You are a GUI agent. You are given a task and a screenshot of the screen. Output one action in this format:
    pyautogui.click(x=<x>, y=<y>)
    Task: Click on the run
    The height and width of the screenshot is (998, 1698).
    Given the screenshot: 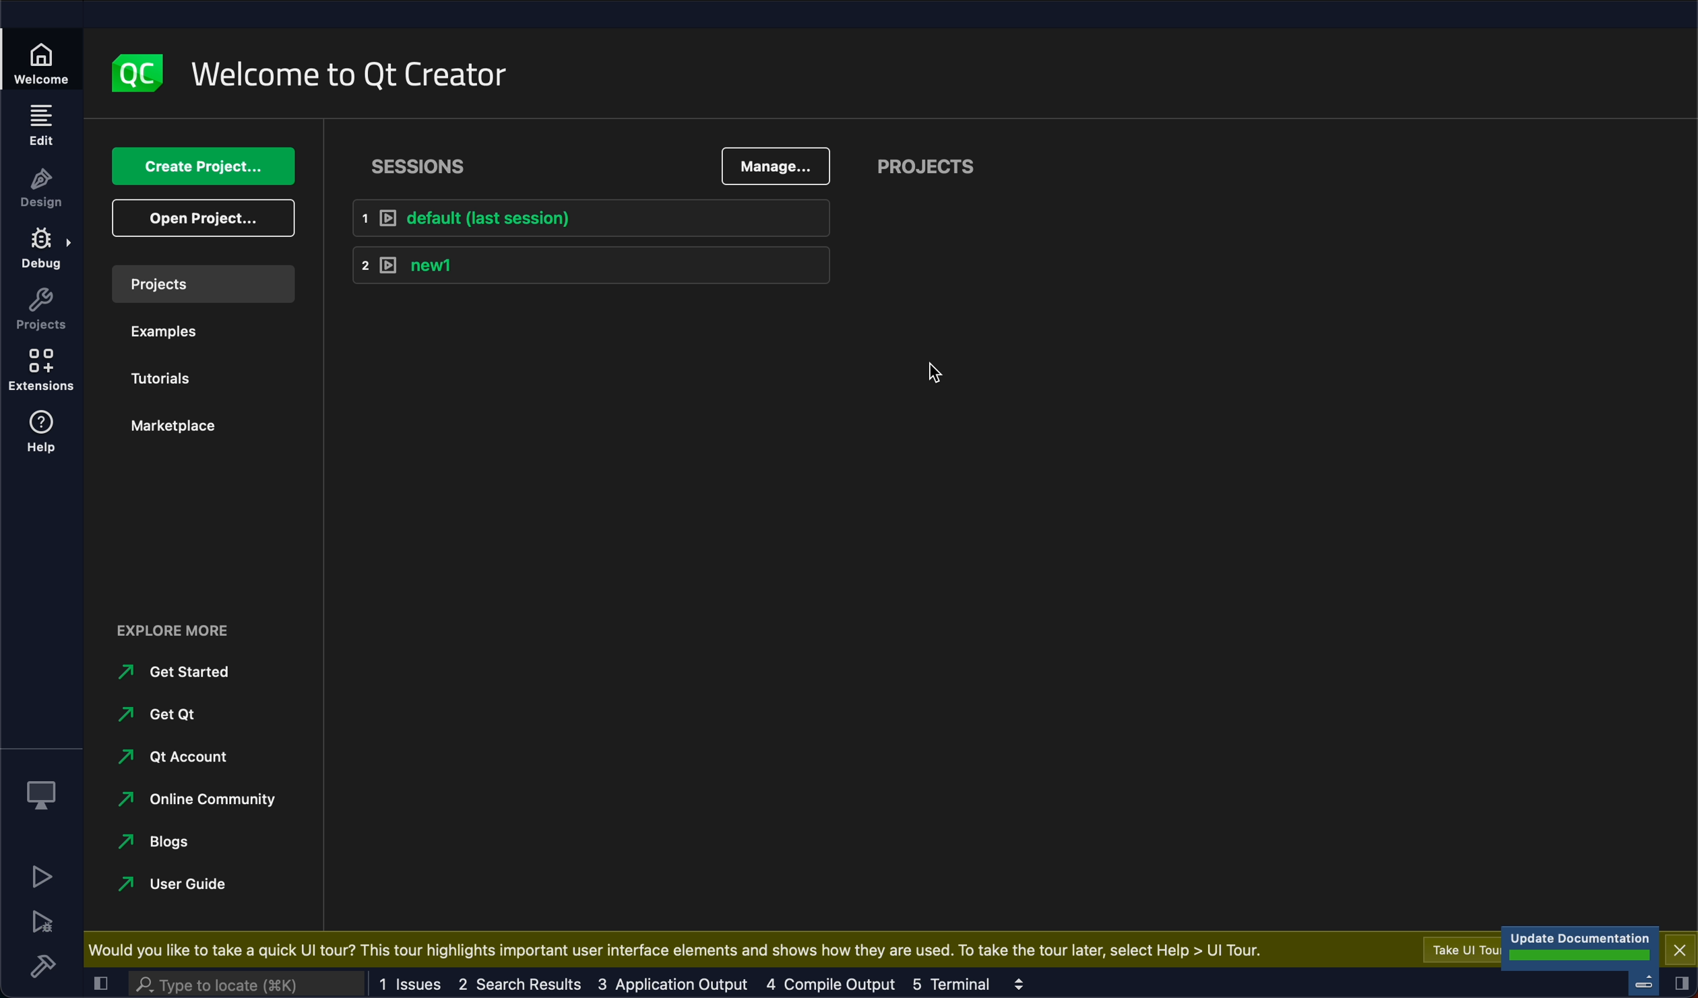 What is the action you would take?
    pyautogui.click(x=40, y=876)
    